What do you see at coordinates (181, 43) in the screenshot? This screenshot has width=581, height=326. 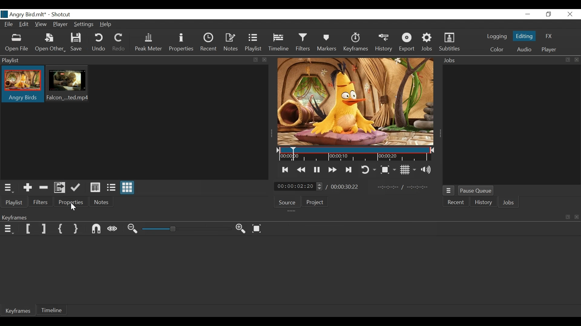 I see `Properties` at bounding box center [181, 43].